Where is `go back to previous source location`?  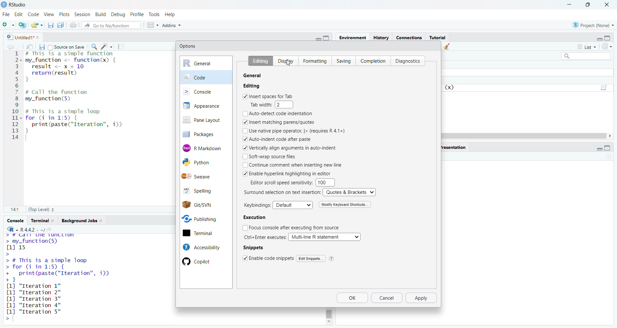
go back to previous source location is located at coordinates (7, 46).